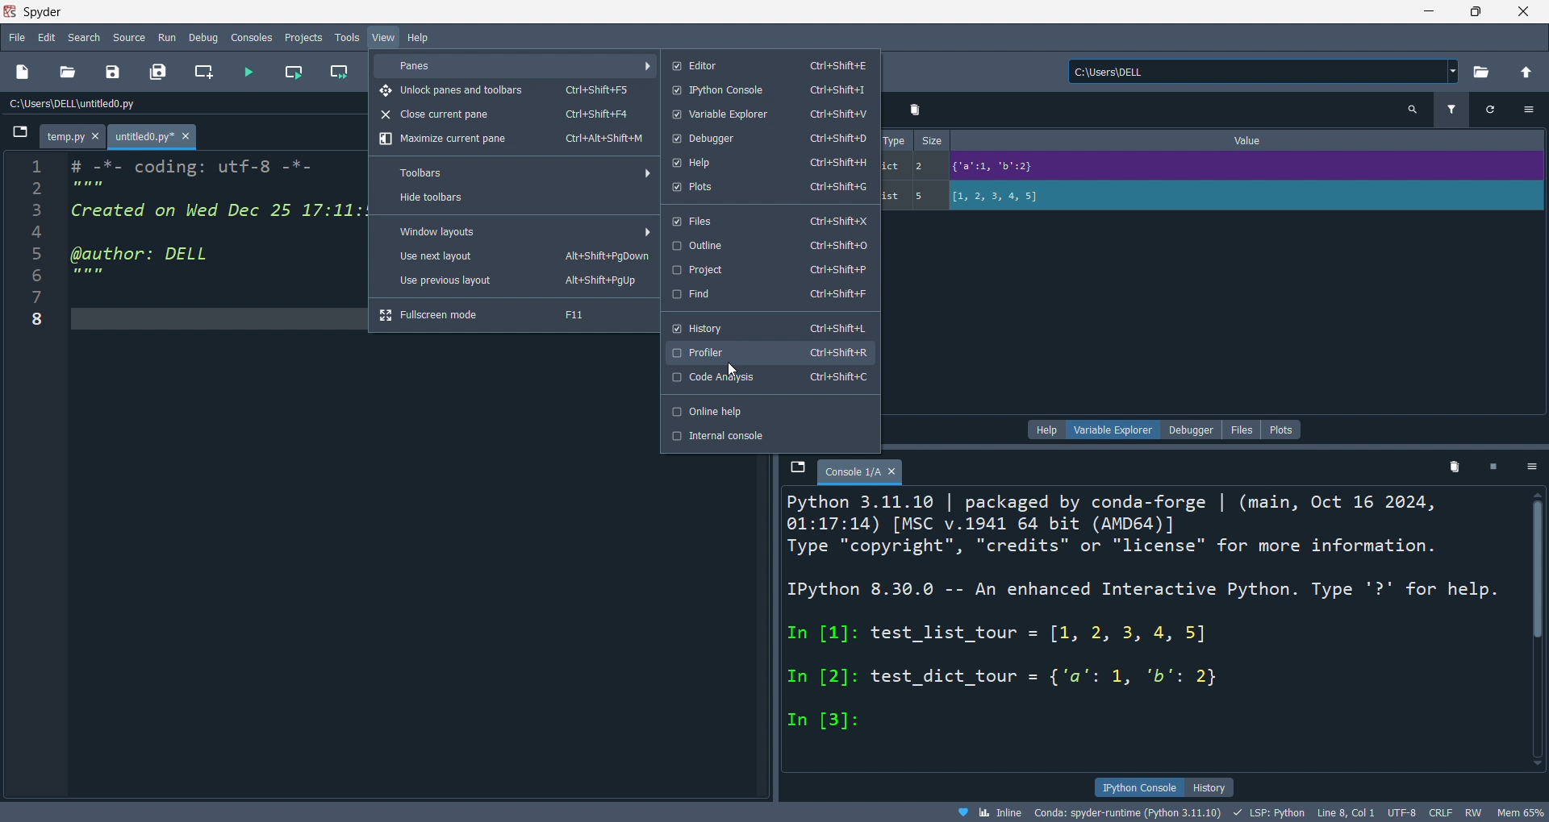 This screenshot has width=1549, height=822. What do you see at coordinates (511, 255) in the screenshot?
I see `use next layout` at bounding box center [511, 255].